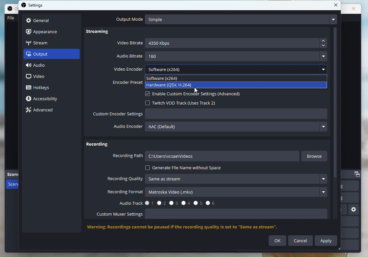  Describe the element at coordinates (225, 19) in the screenshot. I see `Output Mode` at that location.